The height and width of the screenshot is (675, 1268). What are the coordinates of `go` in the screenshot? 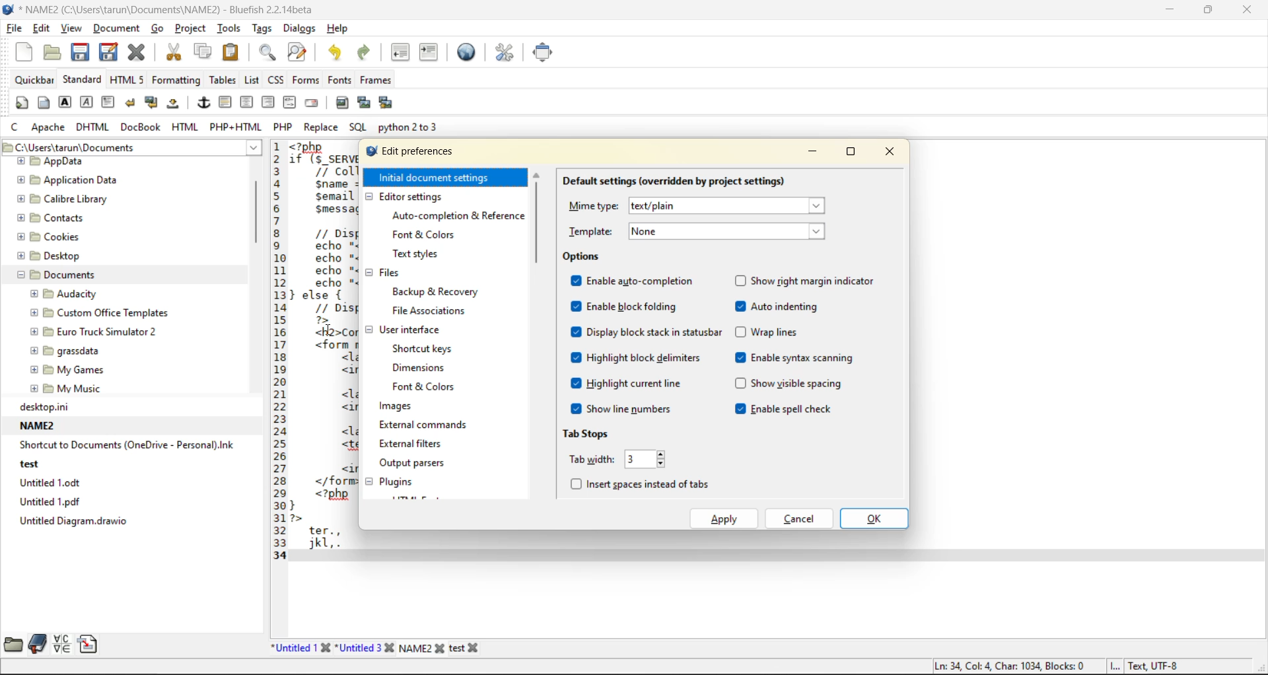 It's located at (158, 29).